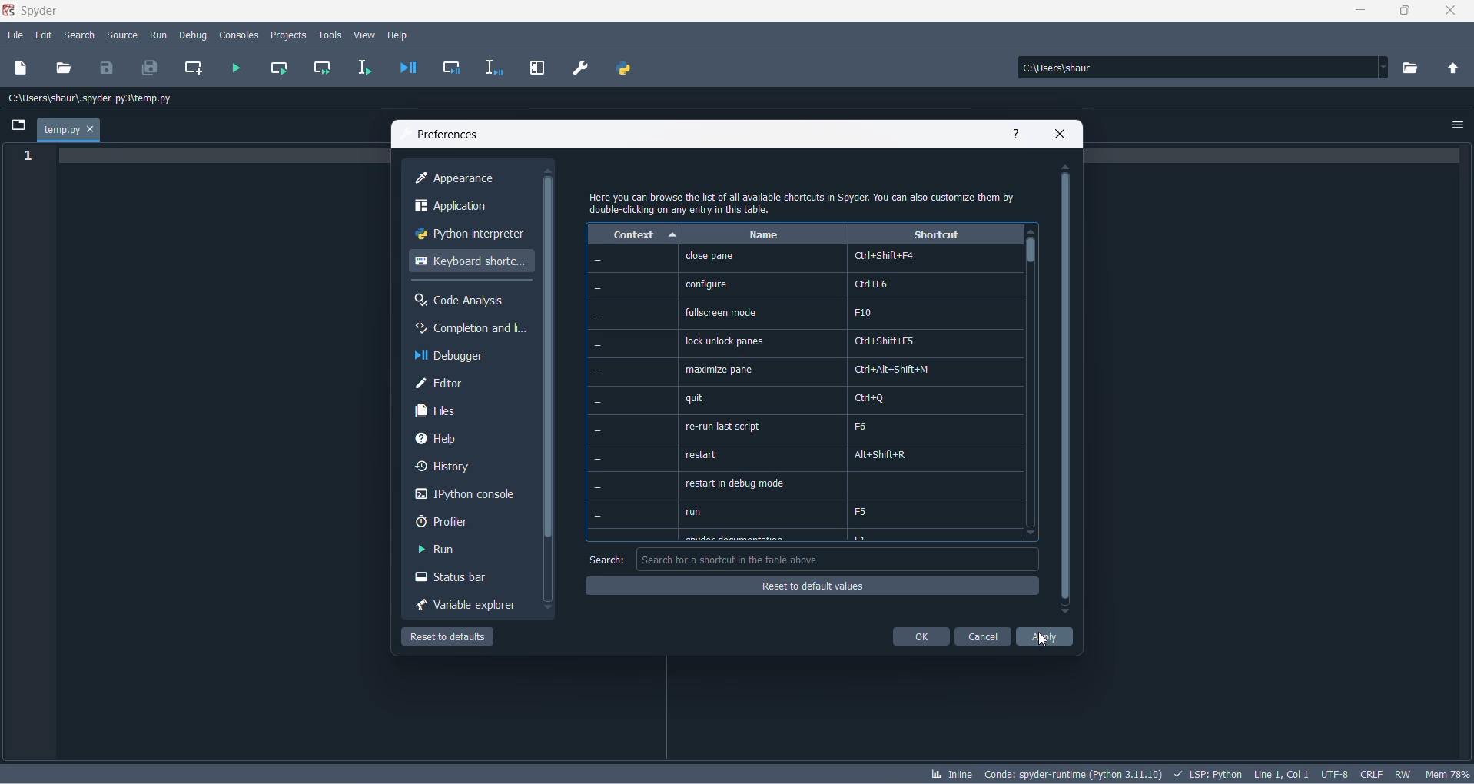 This screenshot has height=784, width=1474. I want to click on save all, so click(148, 69).